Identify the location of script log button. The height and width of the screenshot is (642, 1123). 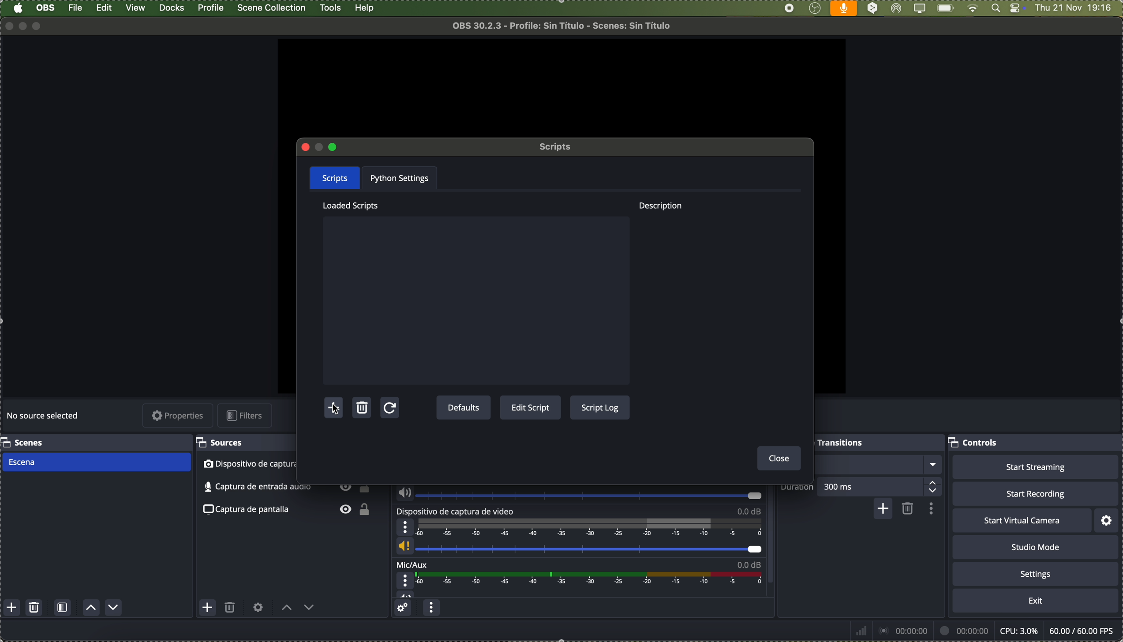
(599, 407).